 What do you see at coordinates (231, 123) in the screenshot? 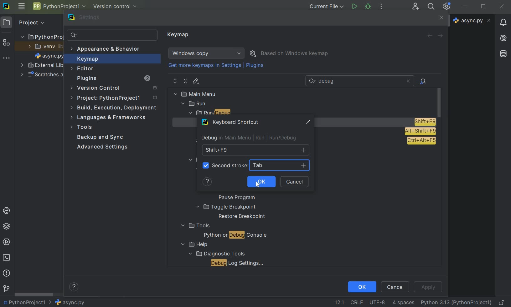
I see `keyboard shortcut` at bounding box center [231, 123].